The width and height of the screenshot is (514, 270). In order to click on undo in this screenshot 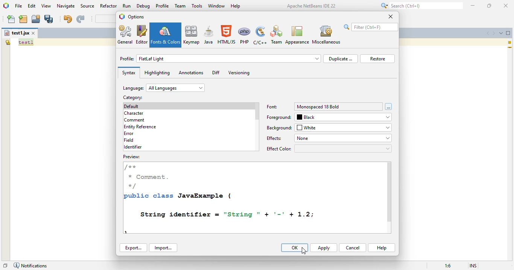, I will do `click(67, 19)`.